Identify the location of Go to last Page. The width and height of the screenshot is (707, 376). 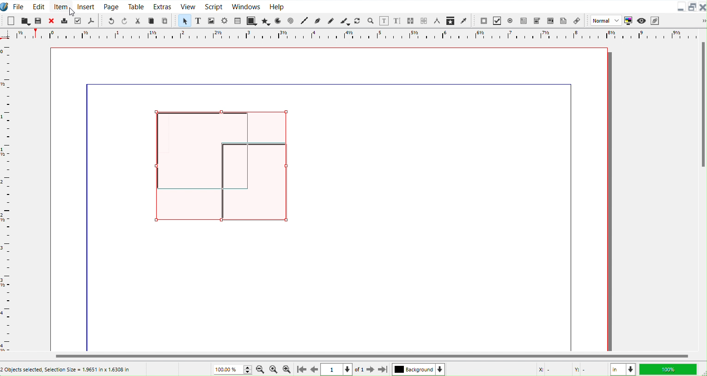
(384, 370).